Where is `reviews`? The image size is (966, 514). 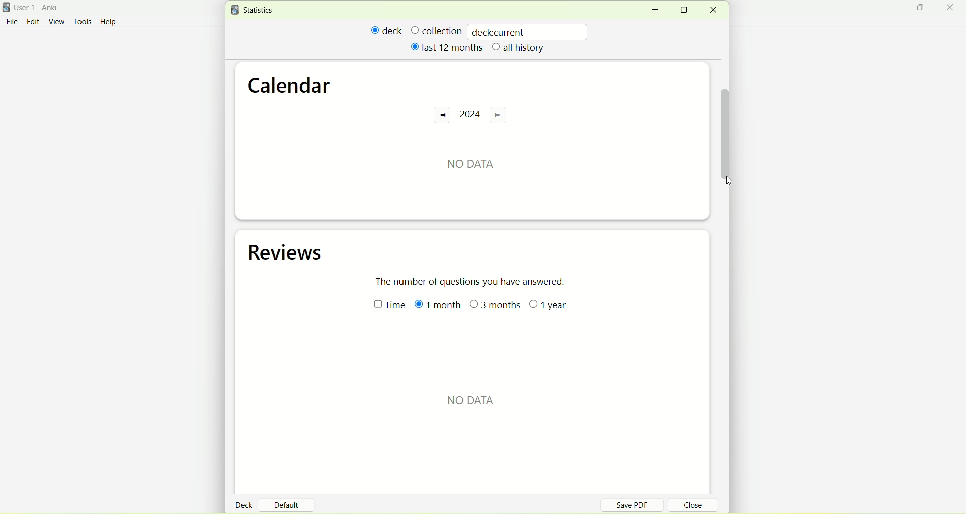
reviews is located at coordinates (288, 252).